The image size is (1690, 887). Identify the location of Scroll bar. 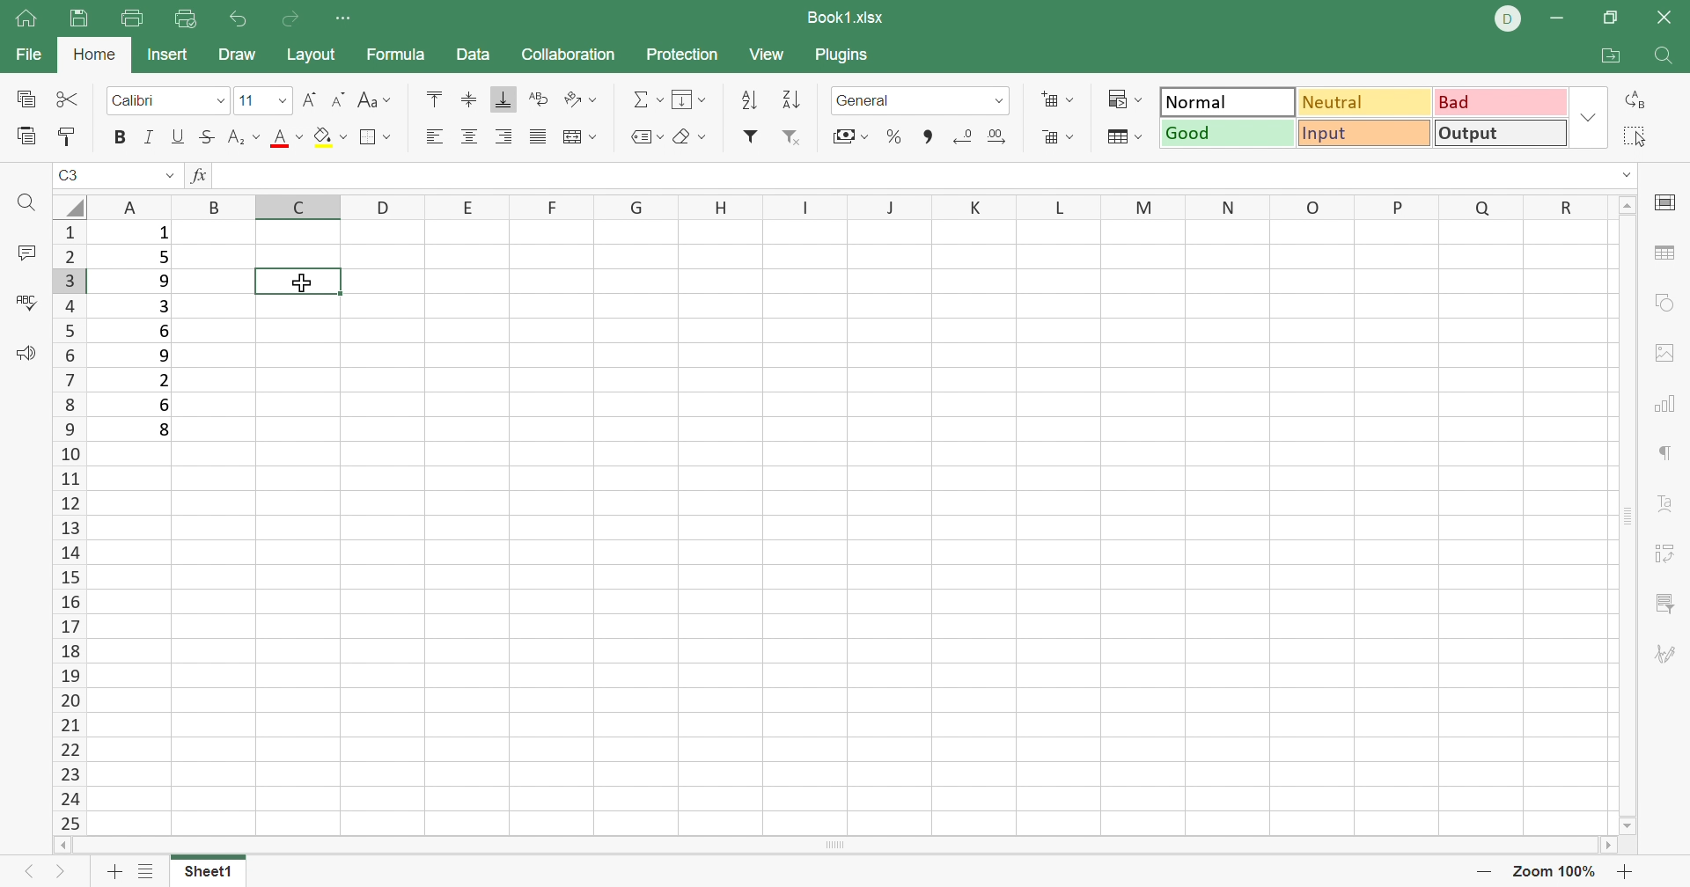
(835, 845).